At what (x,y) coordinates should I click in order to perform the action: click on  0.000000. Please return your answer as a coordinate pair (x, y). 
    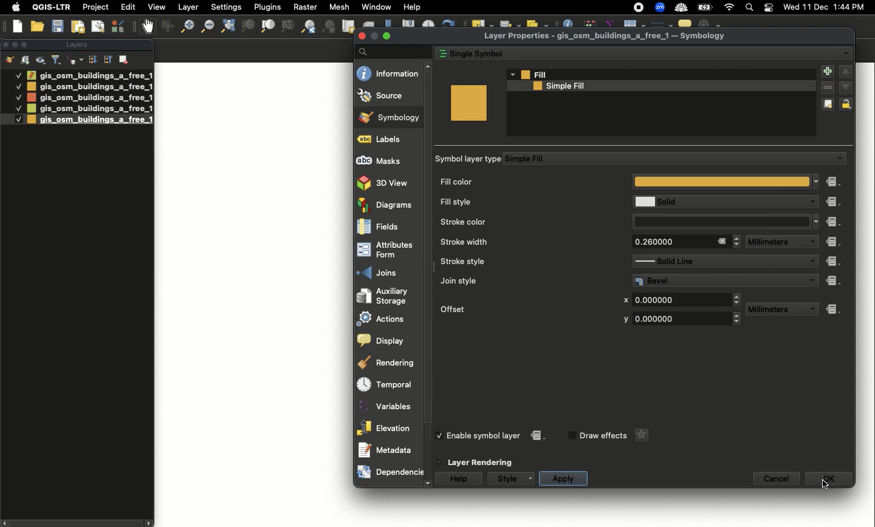
    Looking at the image, I should click on (678, 319).